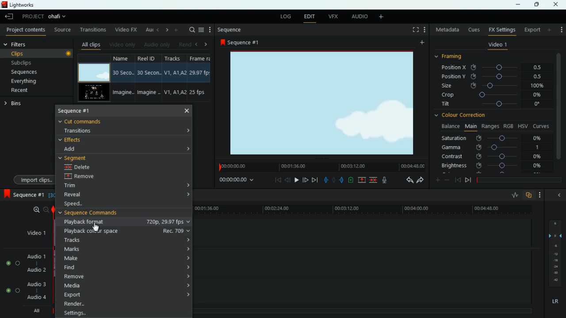 The image size is (566, 318). I want to click on full screen, so click(414, 29).